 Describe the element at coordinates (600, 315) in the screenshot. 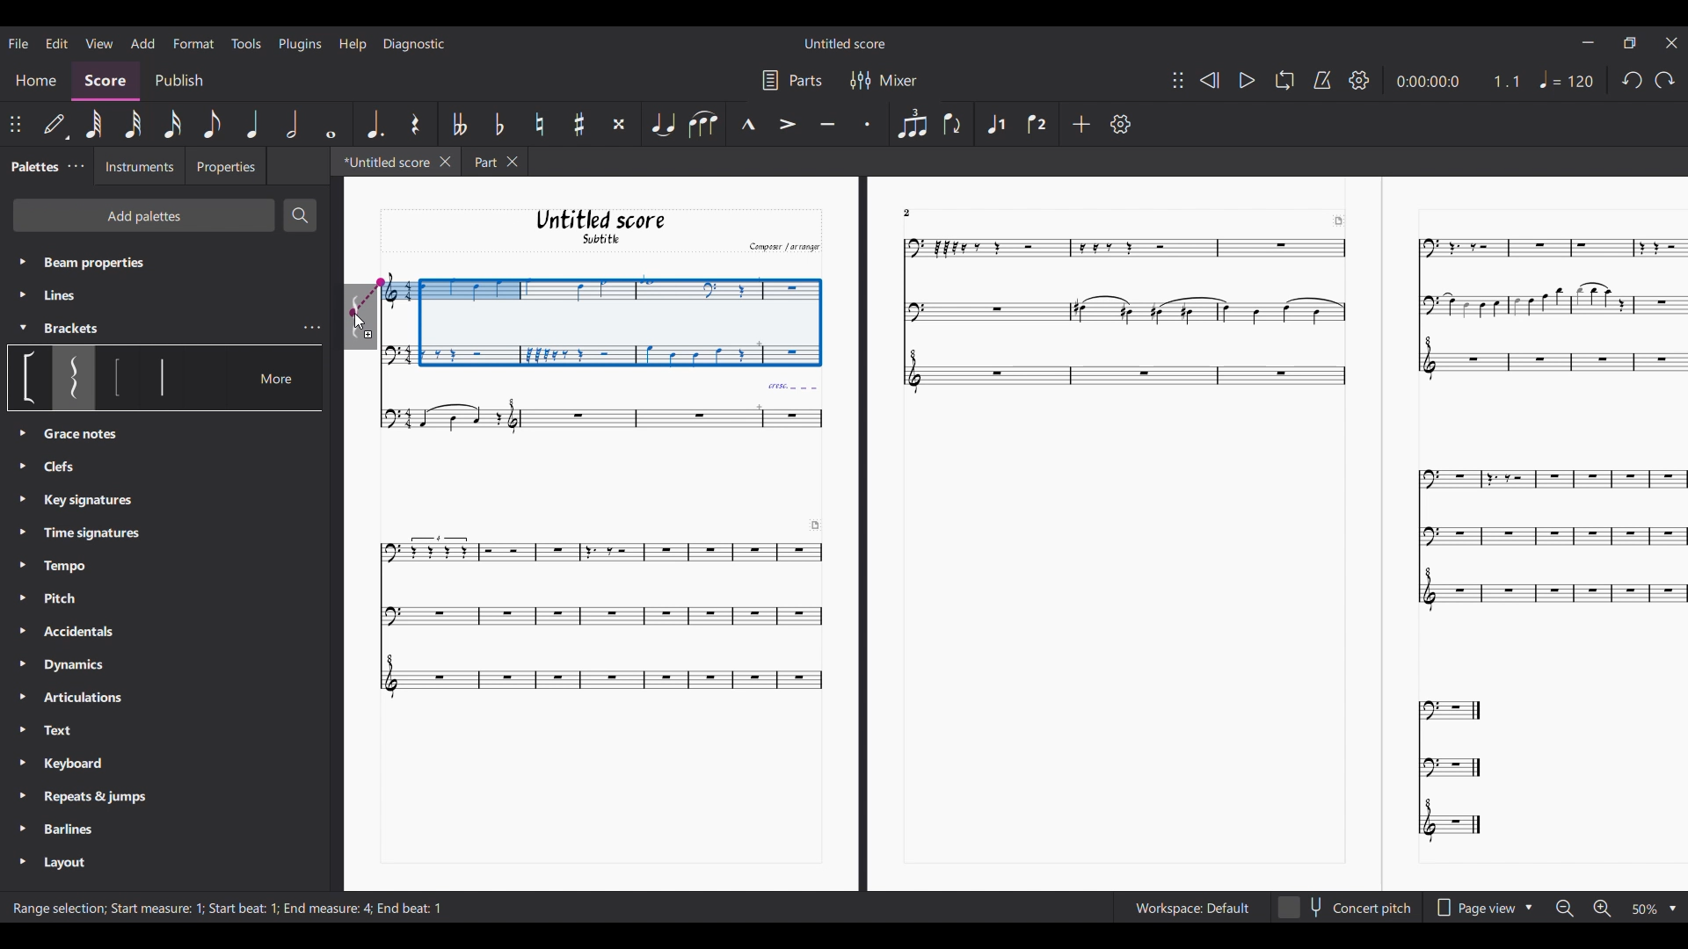

I see `Selection made by cursor` at that location.